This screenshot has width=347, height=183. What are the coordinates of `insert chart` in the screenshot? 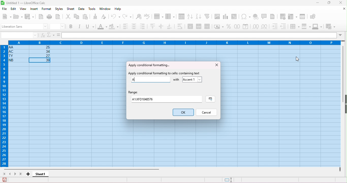 It's located at (226, 16).